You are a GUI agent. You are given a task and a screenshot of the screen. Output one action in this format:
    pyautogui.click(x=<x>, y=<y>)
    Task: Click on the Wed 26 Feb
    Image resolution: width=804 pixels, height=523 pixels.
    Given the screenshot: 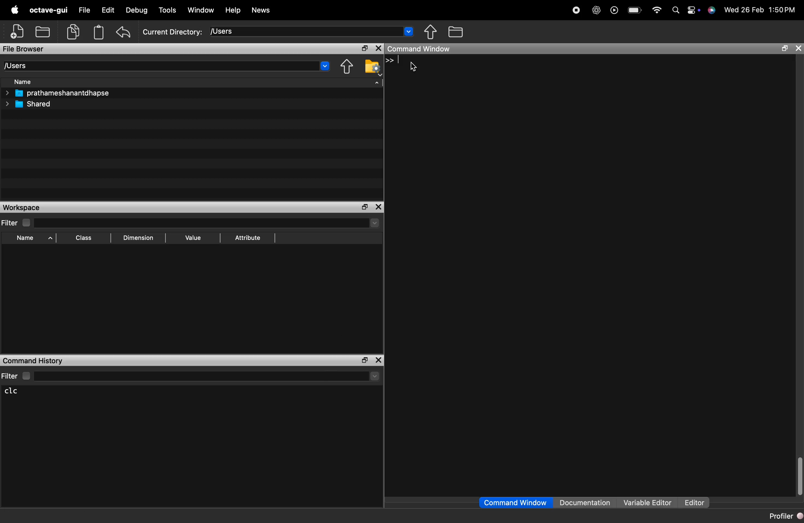 What is the action you would take?
    pyautogui.click(x=743, y=10)
    